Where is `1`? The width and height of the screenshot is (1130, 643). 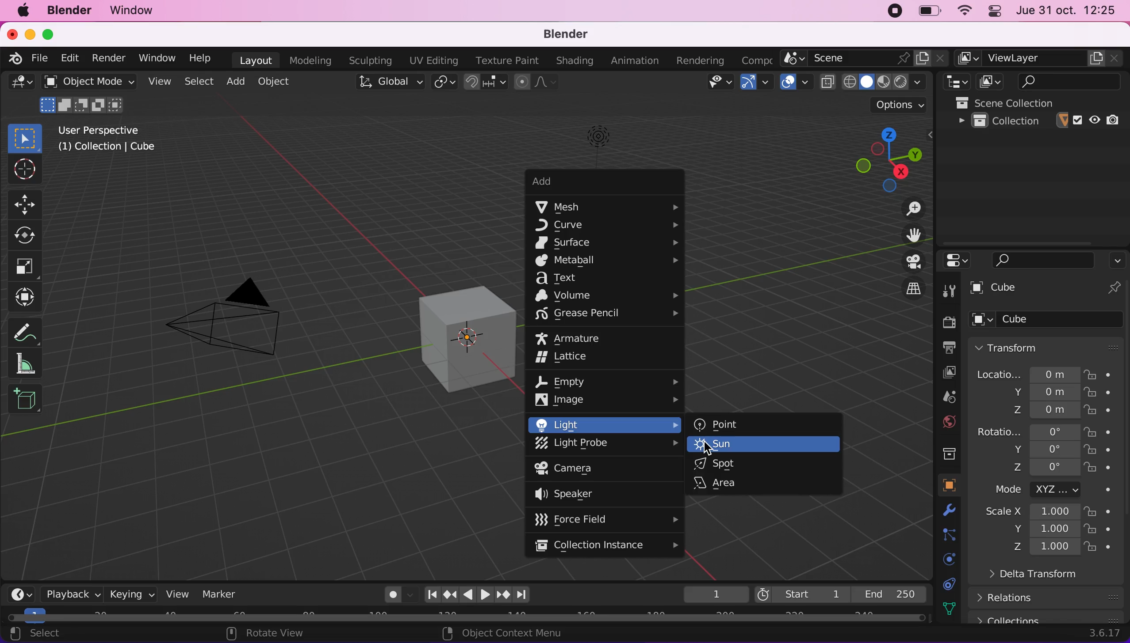
1 is located at coordinates (710, 593).